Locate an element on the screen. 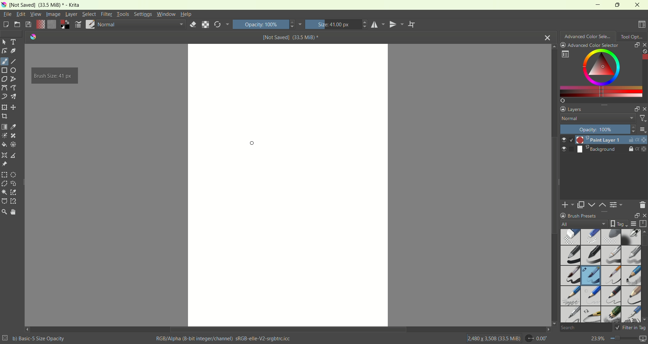 The height and width of the screenshot is (344, 648). pencil 2 is located at coordinates (611, 296).